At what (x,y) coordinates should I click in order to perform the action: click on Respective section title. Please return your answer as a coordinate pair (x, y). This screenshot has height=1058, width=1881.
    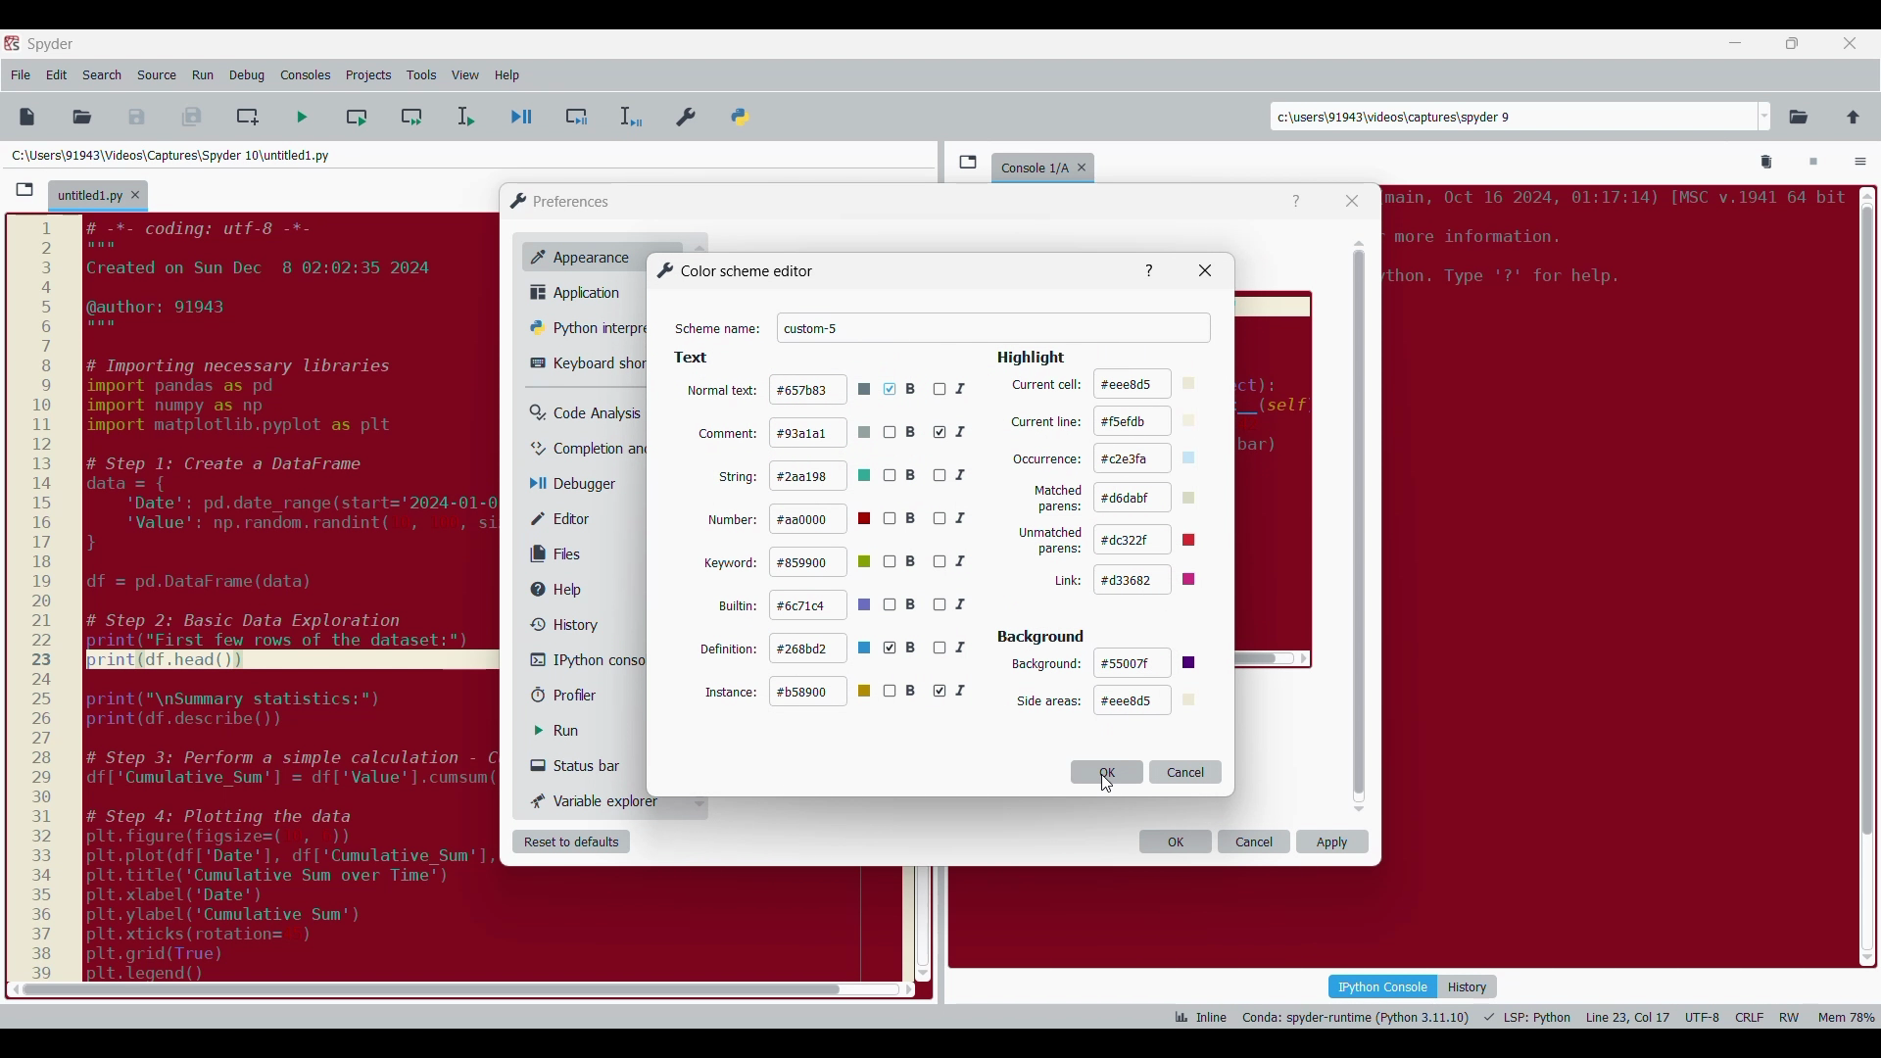
    Looking at the image, I should click on (872, 359).